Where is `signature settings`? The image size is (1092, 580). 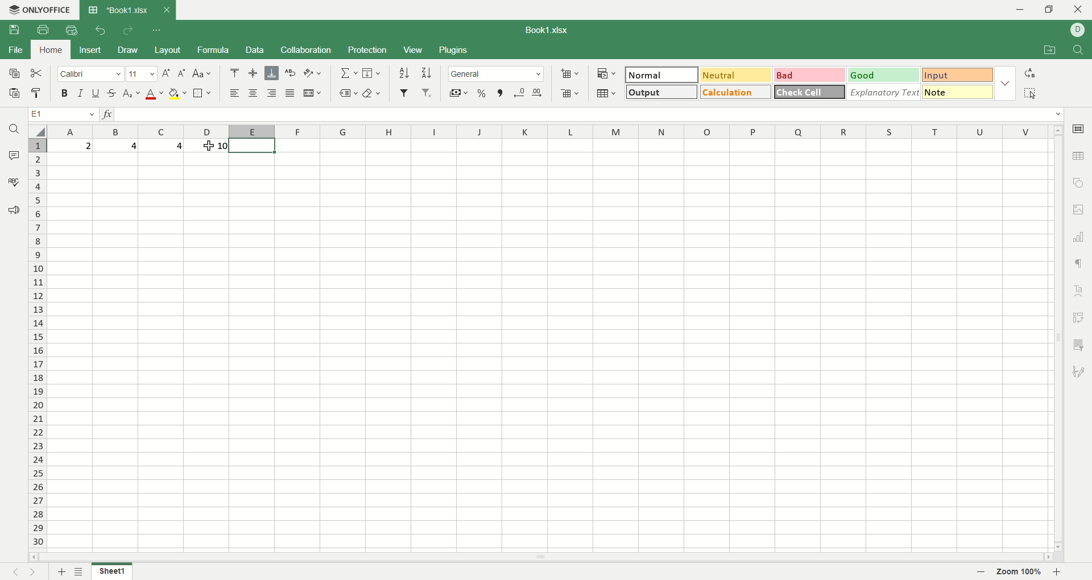
signature settings is located at coordinates (1078, 372).